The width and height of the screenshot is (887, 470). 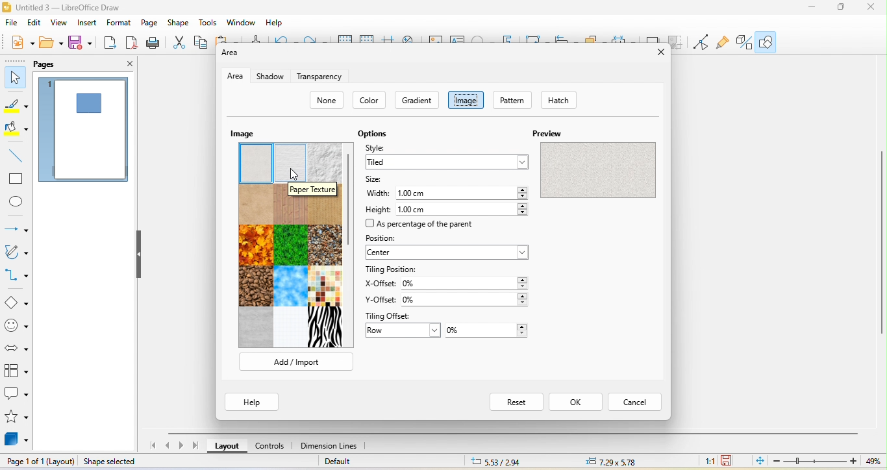 What do you see at coordinates (725, 42) in the screenshot?
I see `gluepoint function` at bounding box center [725, 42].